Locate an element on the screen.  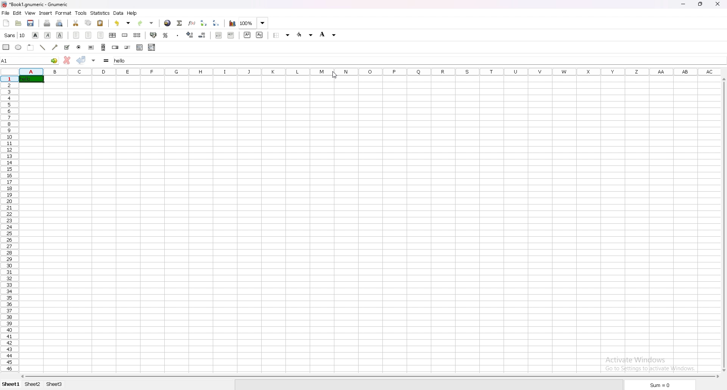
file is located at coordinates (6, 12).